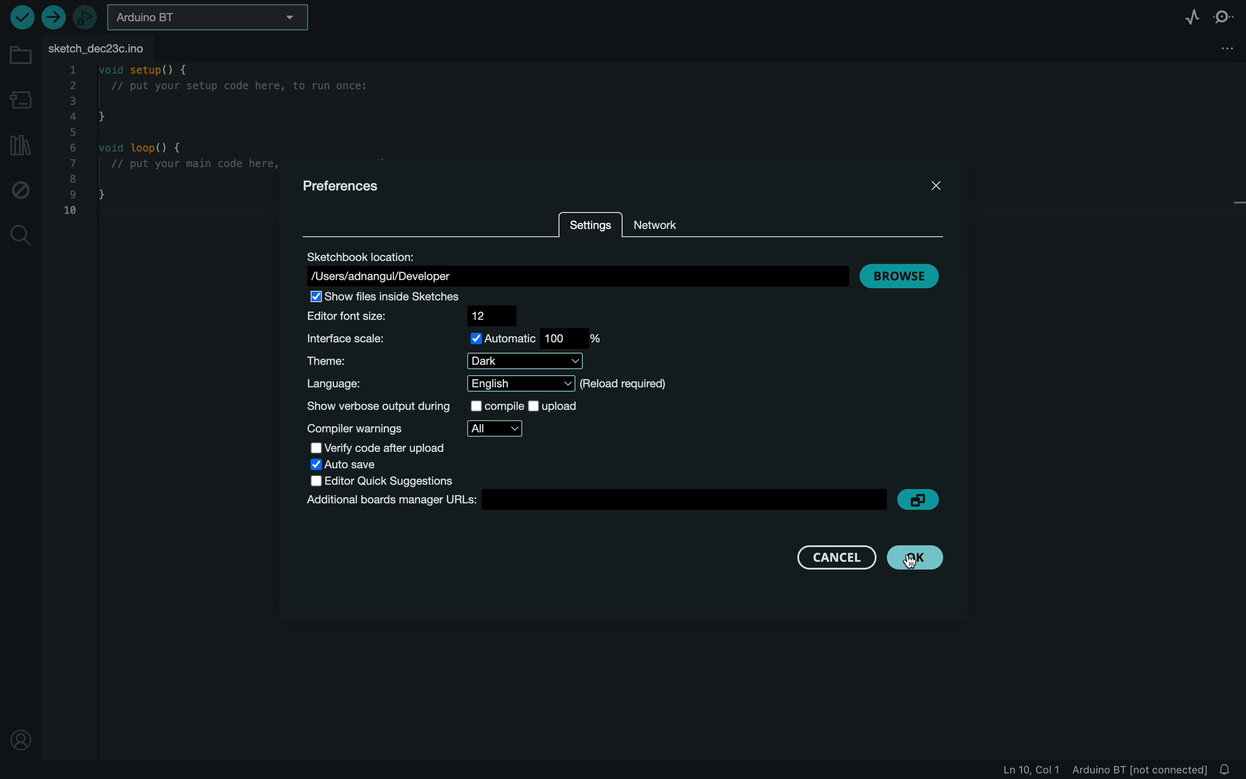 Image resolution: width=1246 pixels, height=779 pixels. Describe the element at coordinates (933, 184) in the screenshot. I see `close` at that location.